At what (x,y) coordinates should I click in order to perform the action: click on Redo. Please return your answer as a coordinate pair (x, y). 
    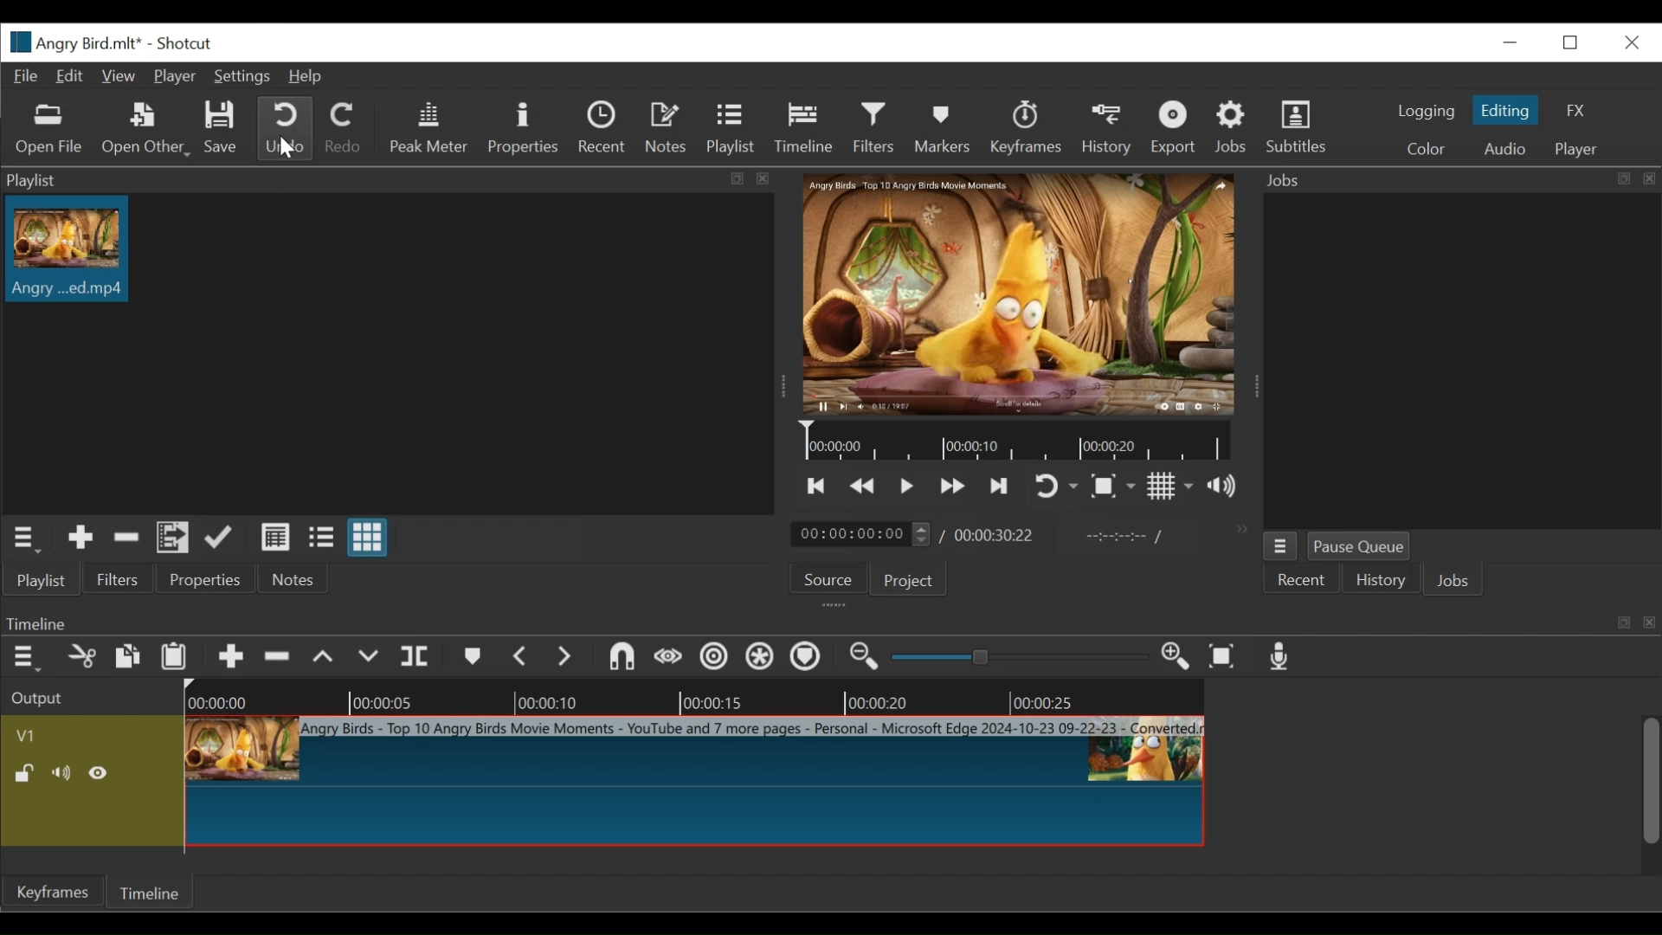
    Looking at the image, I should click on (345, 127).